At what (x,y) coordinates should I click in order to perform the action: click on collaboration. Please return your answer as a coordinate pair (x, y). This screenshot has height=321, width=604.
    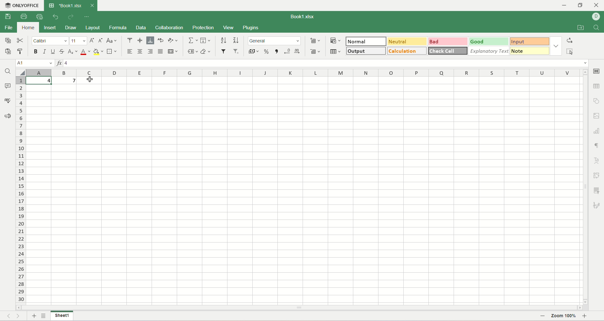
    Looking at the image, I should click on (170, 27).